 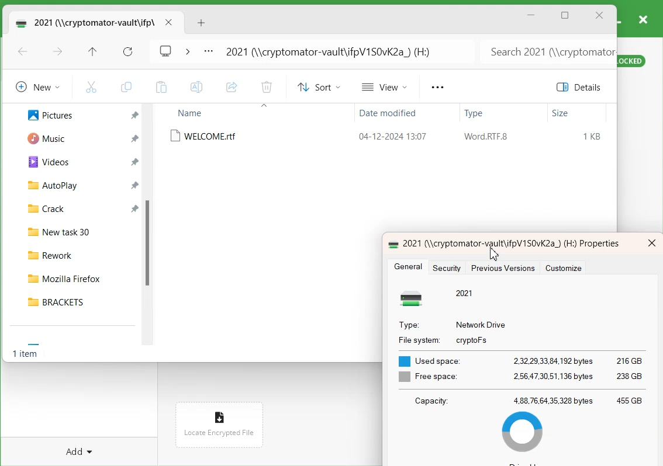 What do you see at coordinates (474, 340) in the screenshot?
I see `-ryplors` at bounding box center [474, 340].